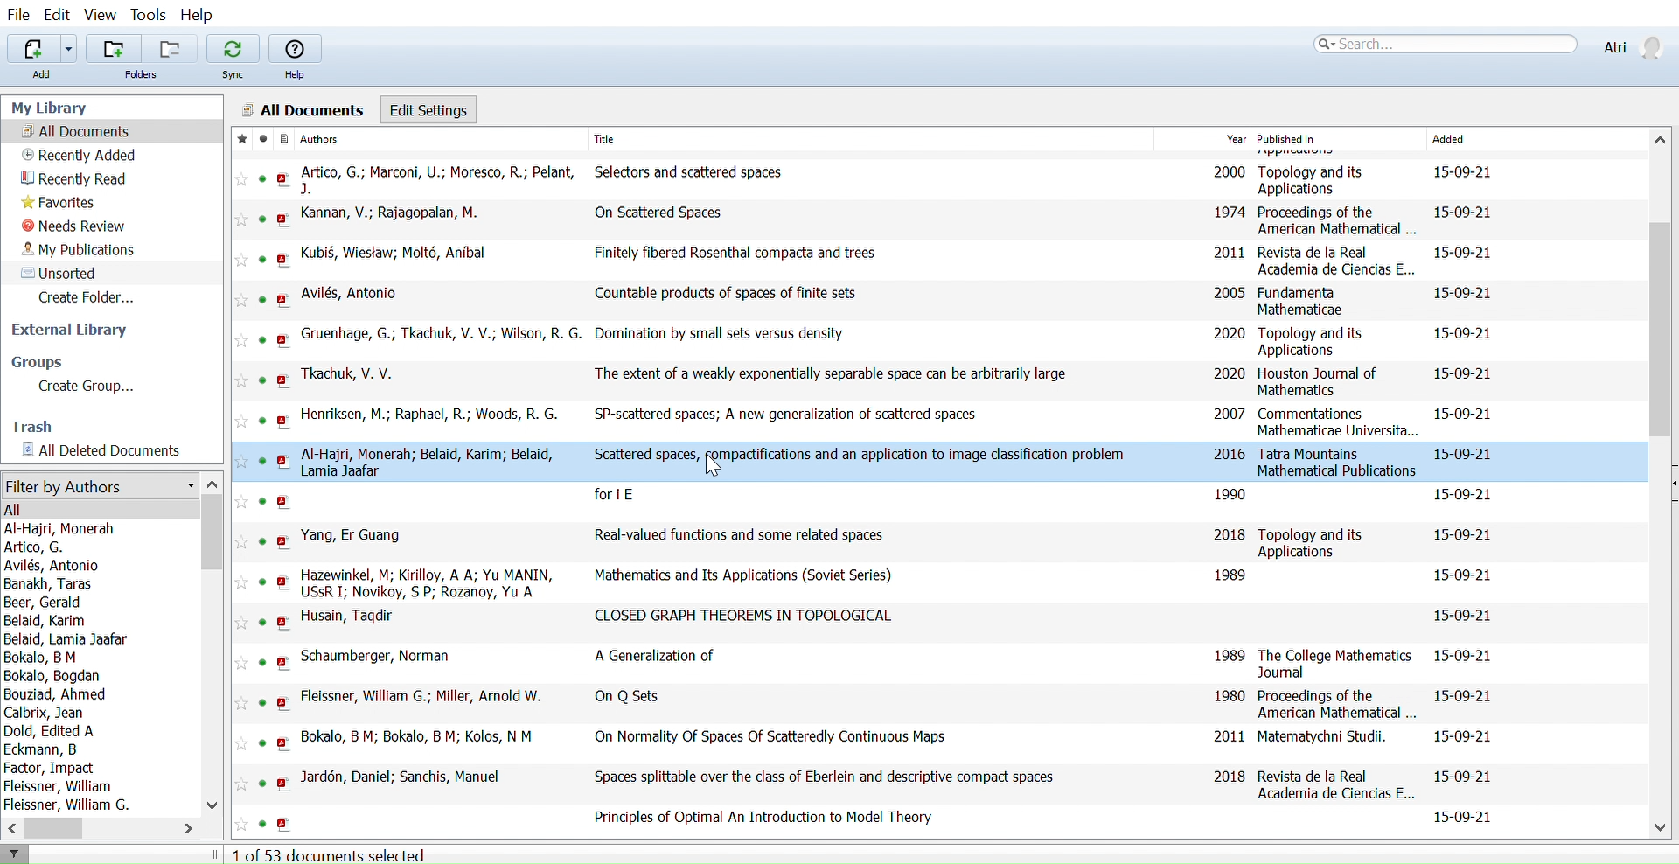 Image resolution: width=1679 pixels, height=864 pixels. What do you see at coordinates (1230, 655) in the screenshot?
I see `1989` at bounding box center [1230, 655].